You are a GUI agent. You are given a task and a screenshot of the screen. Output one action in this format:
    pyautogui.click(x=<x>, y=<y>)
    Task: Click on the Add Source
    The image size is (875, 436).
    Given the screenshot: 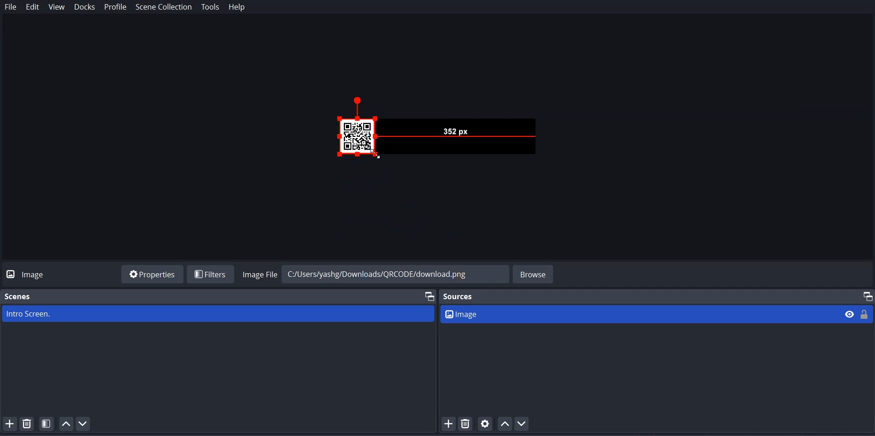 What is the action you would take?
    pyautogui.click(x=448, y=424)
    